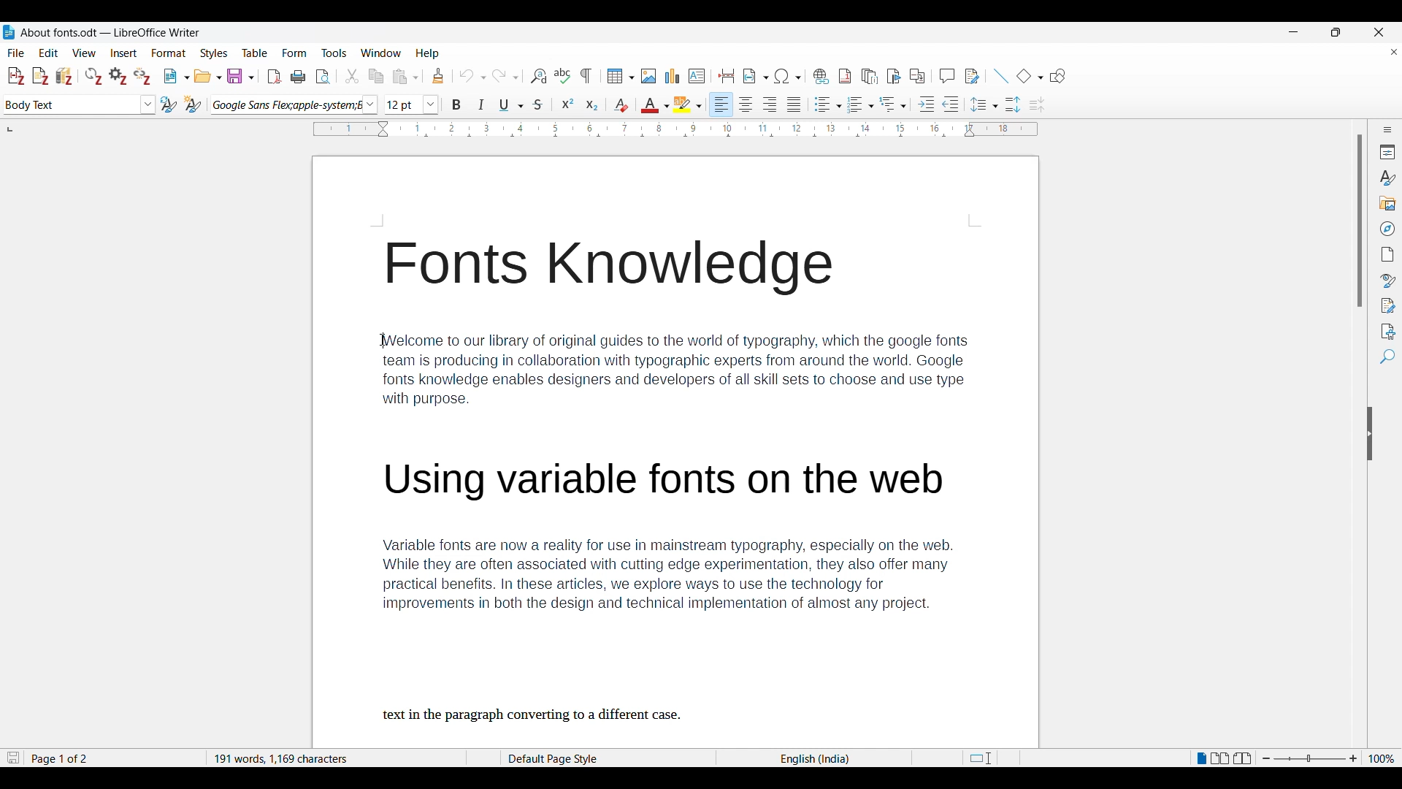 The image size is (1402, 789). What do you see at coordinates (65, 77) in the screenshot?
I see `Add/Edit bibliography` at bounding box center [65, 77].